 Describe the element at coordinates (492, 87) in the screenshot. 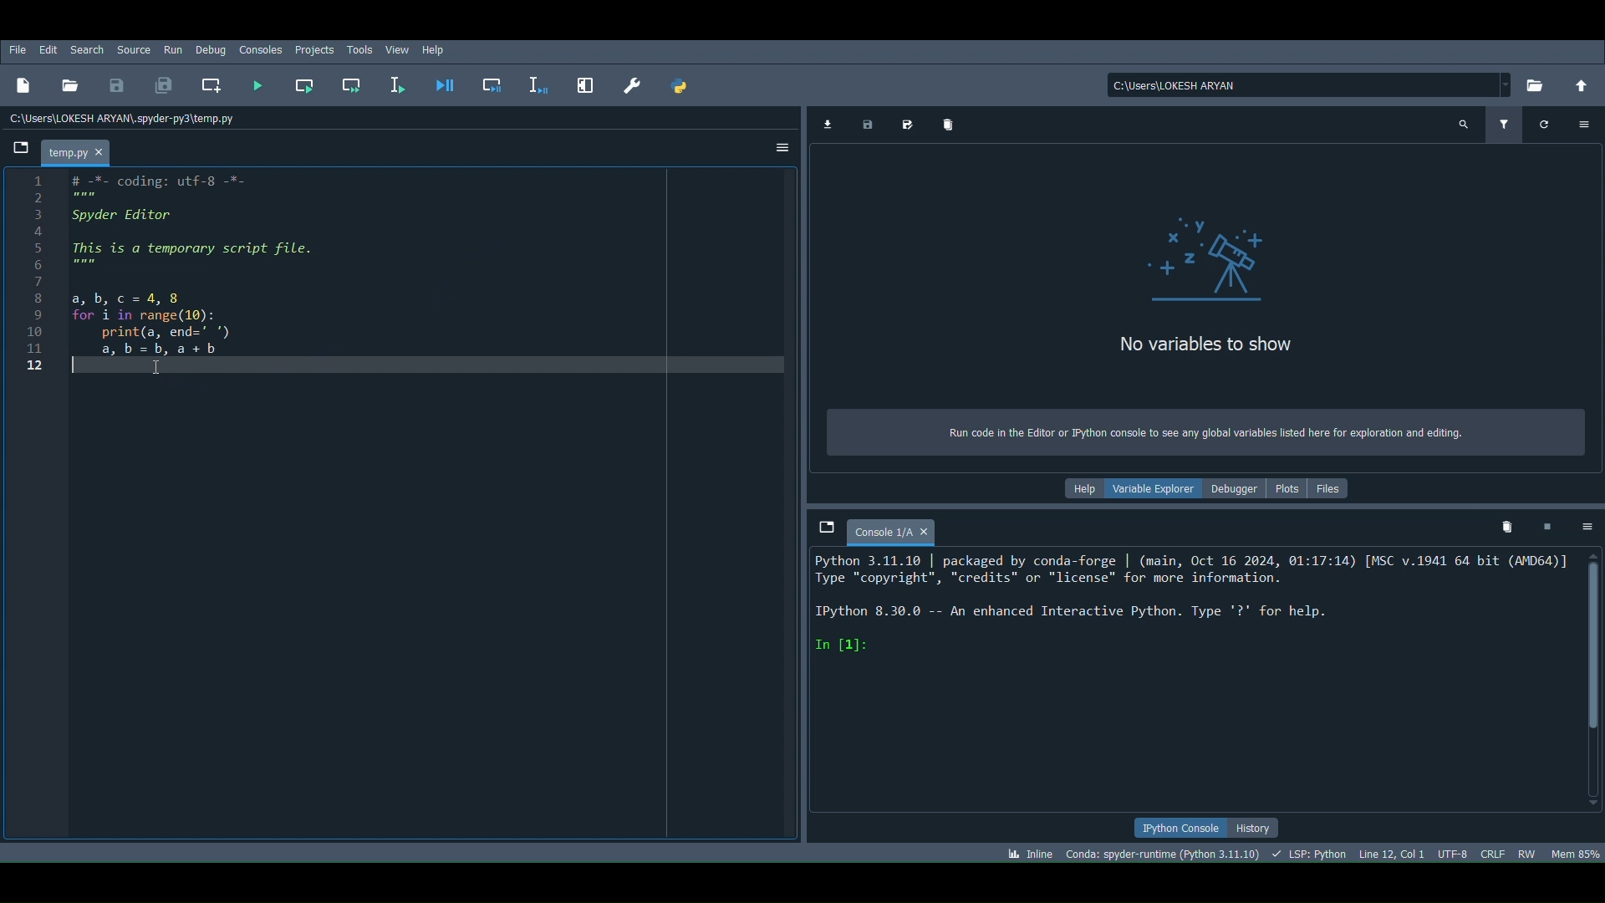

I see `Debug cell` at that location.